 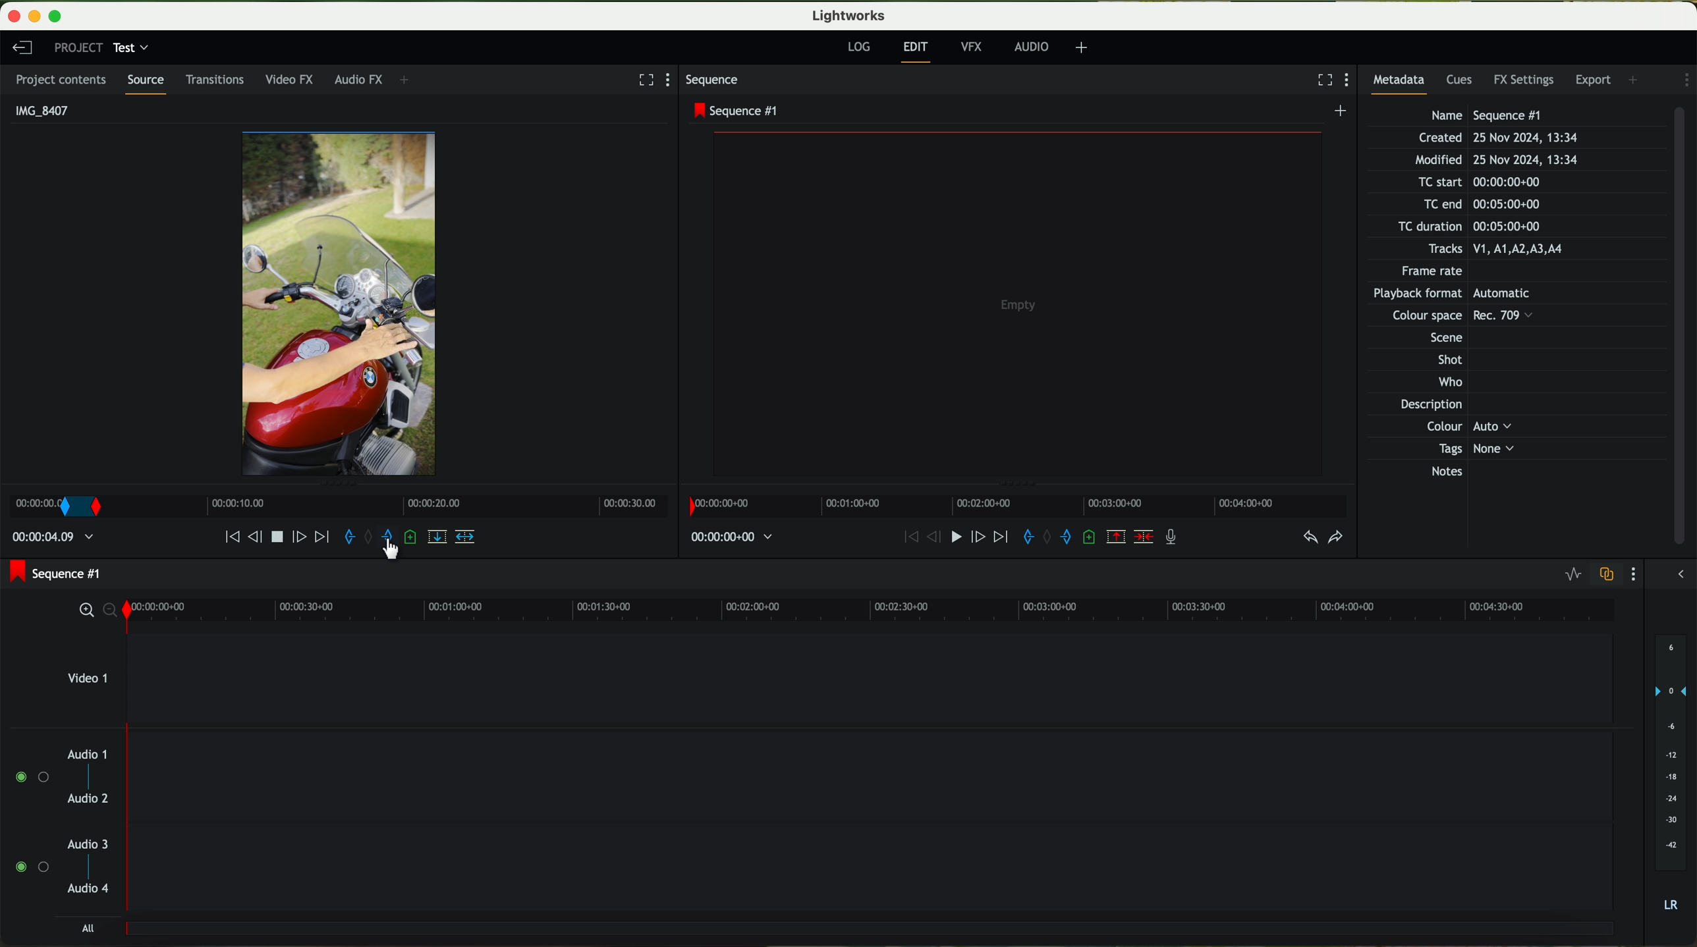 I want to click on track, so click(x=873, y=772).